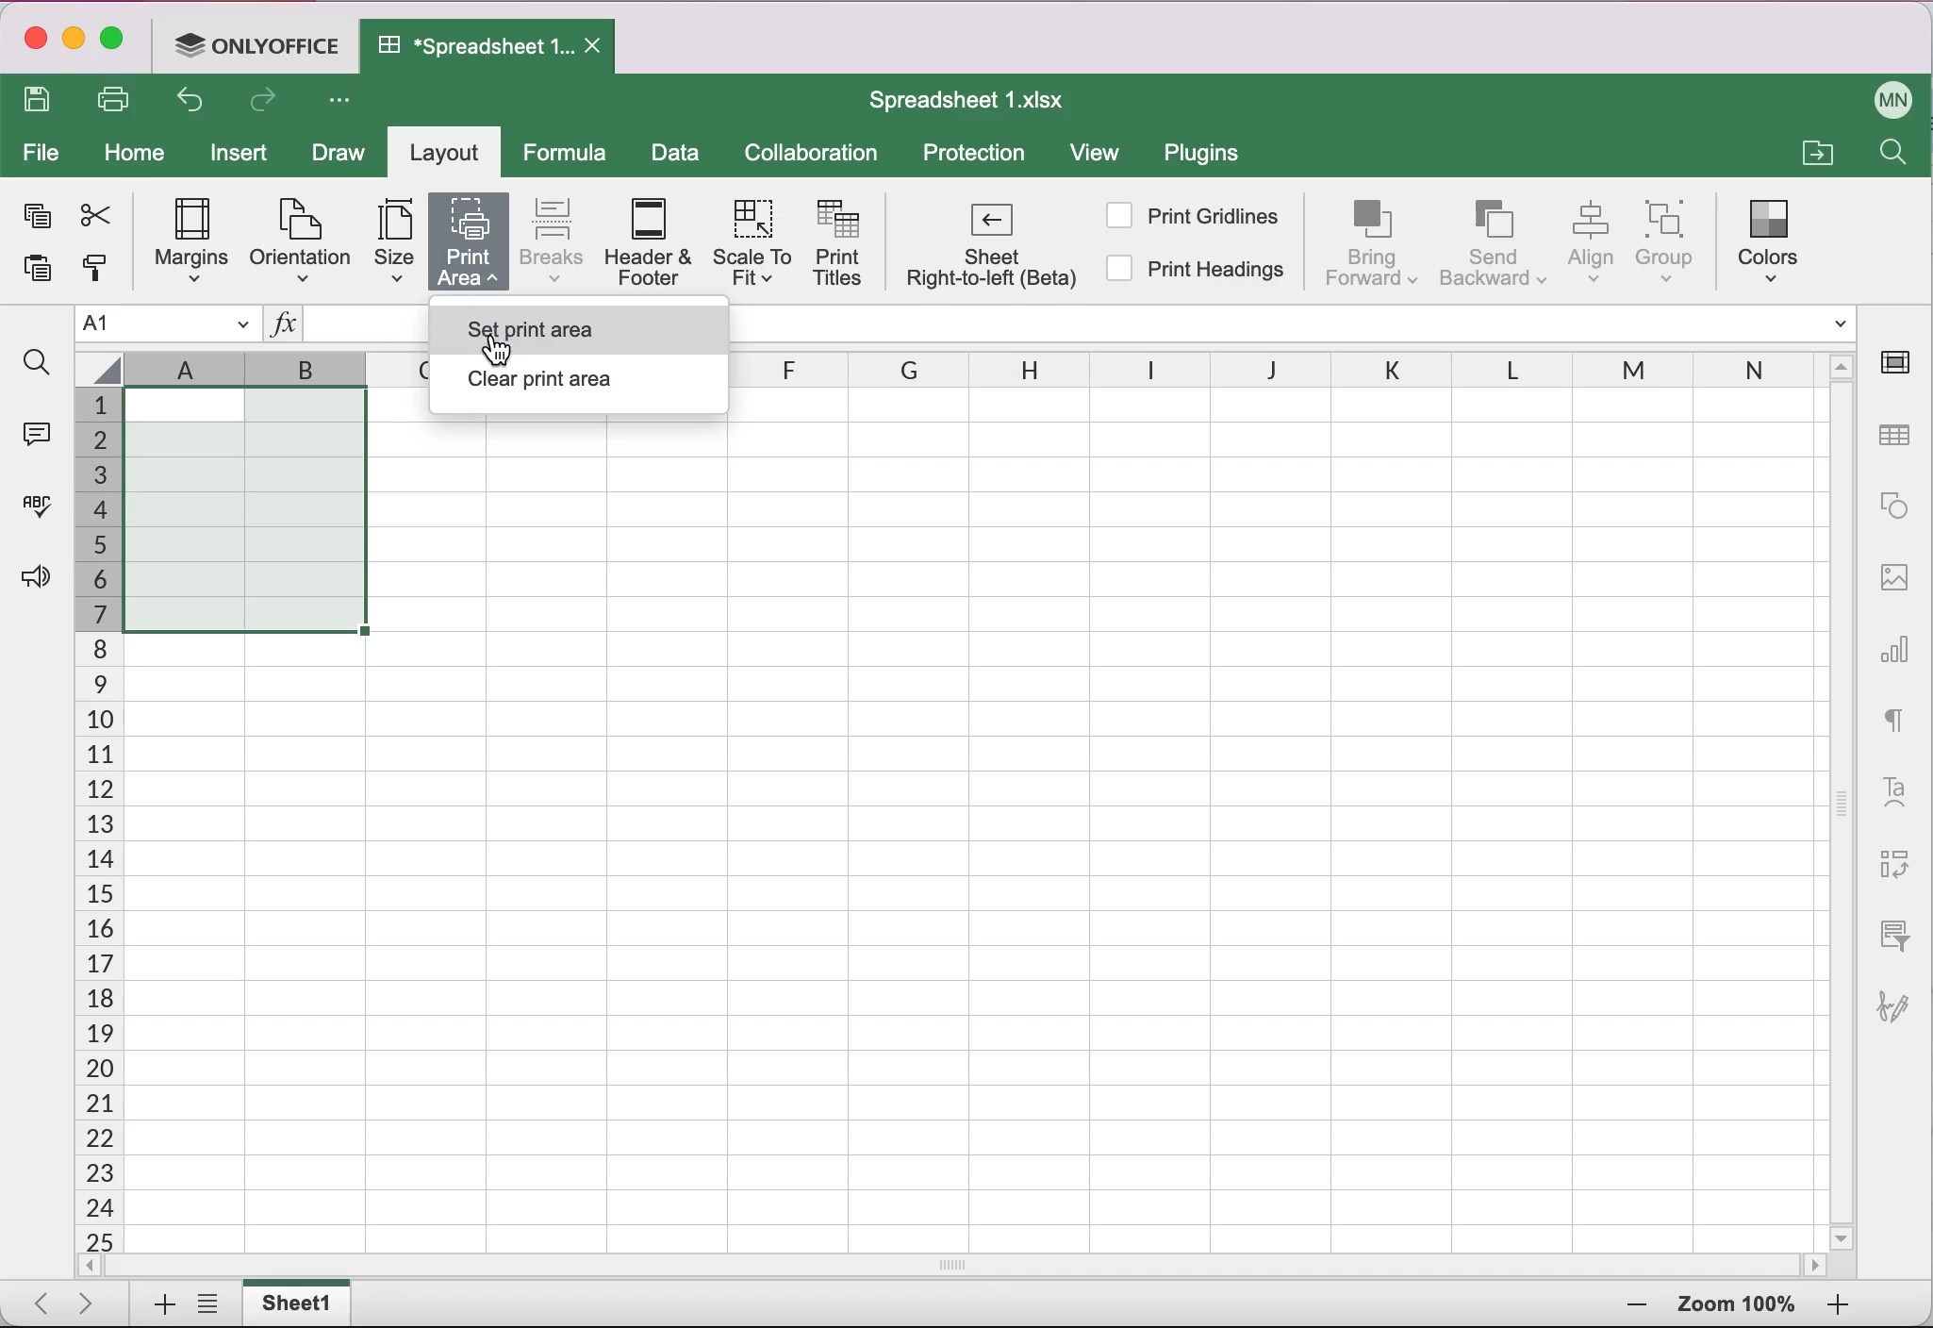 This screenshot has width=1933, height=1328. I want to click on Sheet right-to-left (Beta), so click(988, 250).